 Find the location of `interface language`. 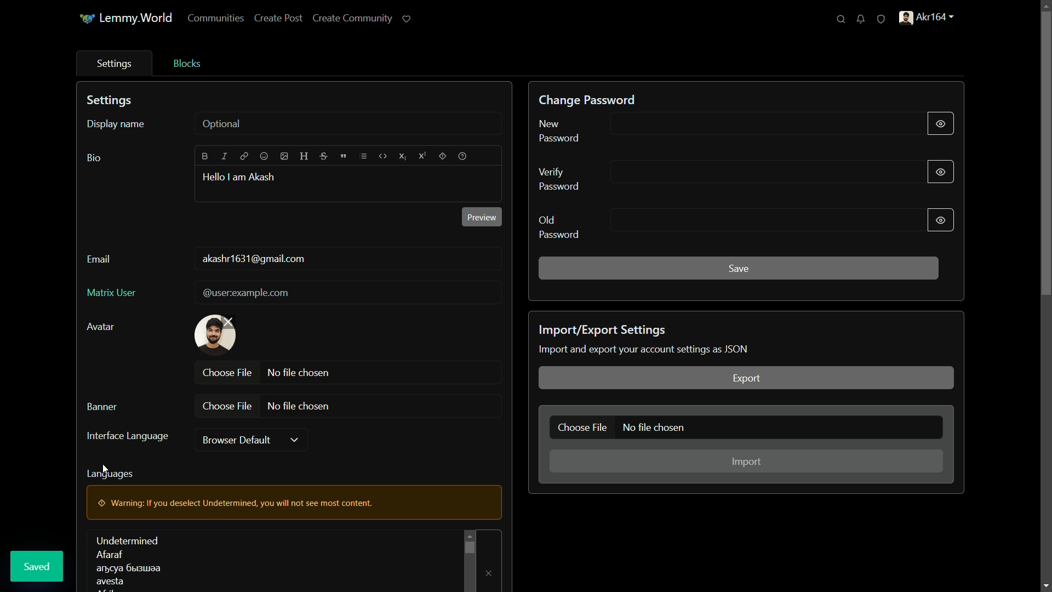

interface language is located at coordinates (129, 436).